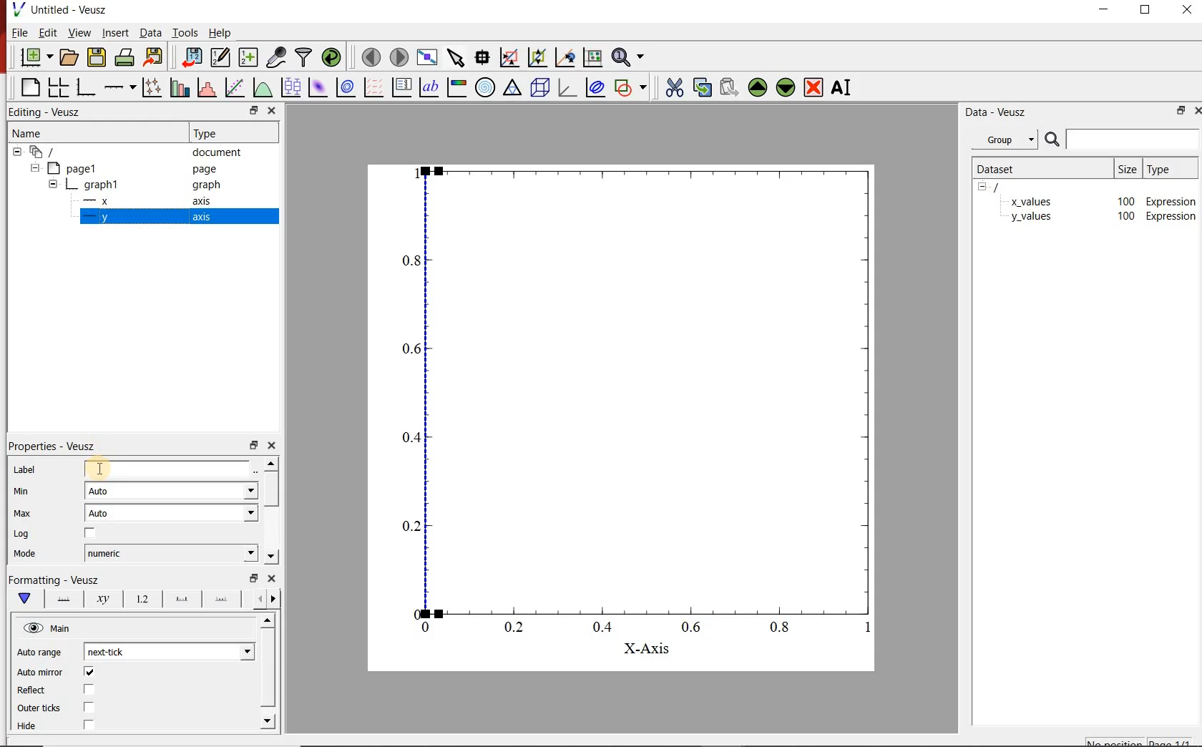 This screenshot has width=1202, height=747. What do you see at coordinates (34, 167) in the screenshot?
I see `hide` at bounding box center [34, 167].